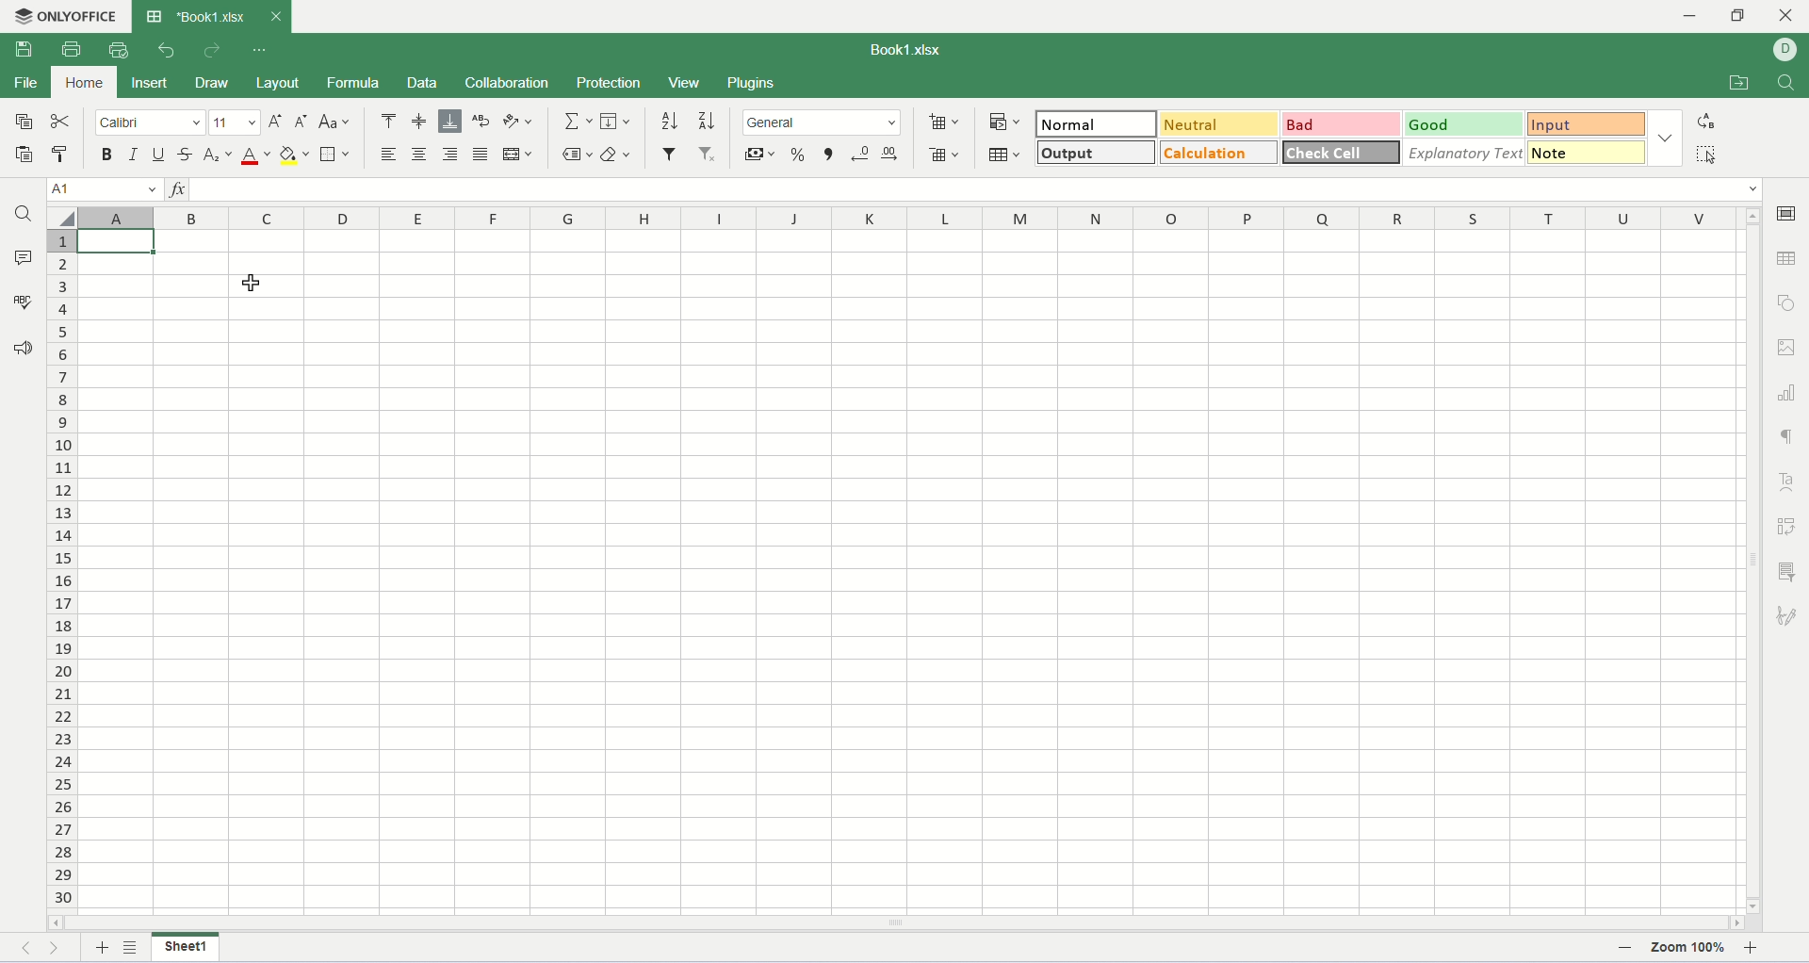  Describe the element at coordinates (578, 121) in the screenshot. I see `summation` at that location.